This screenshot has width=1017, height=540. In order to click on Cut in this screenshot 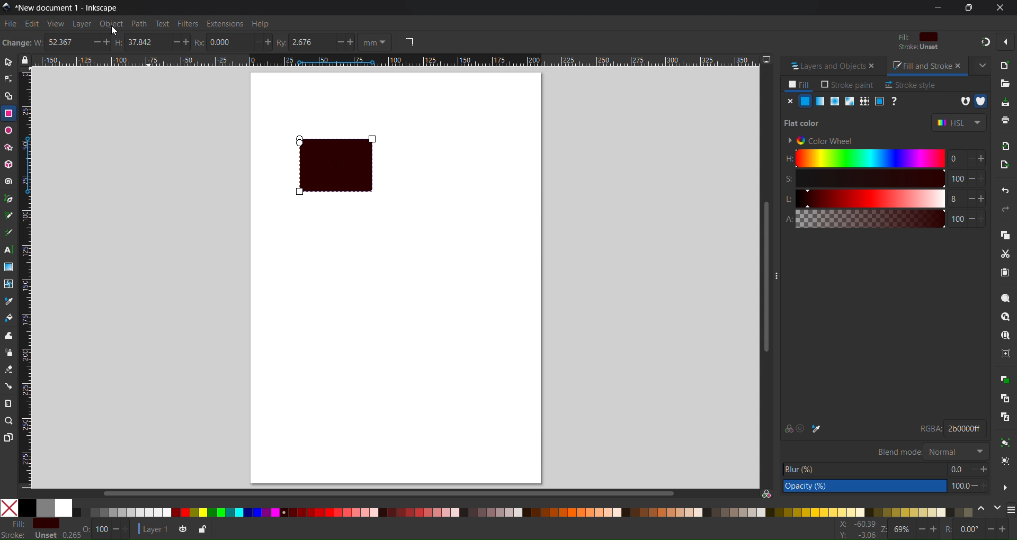, I will do `click(1004, 254)`.